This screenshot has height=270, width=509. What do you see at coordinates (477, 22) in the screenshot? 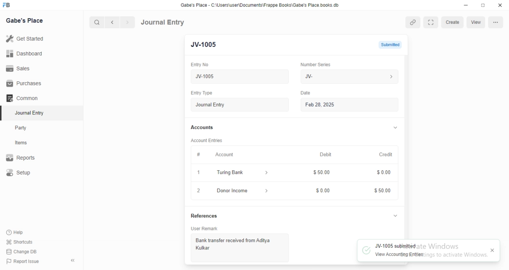
I see `view` at bounding box center [477, 22].